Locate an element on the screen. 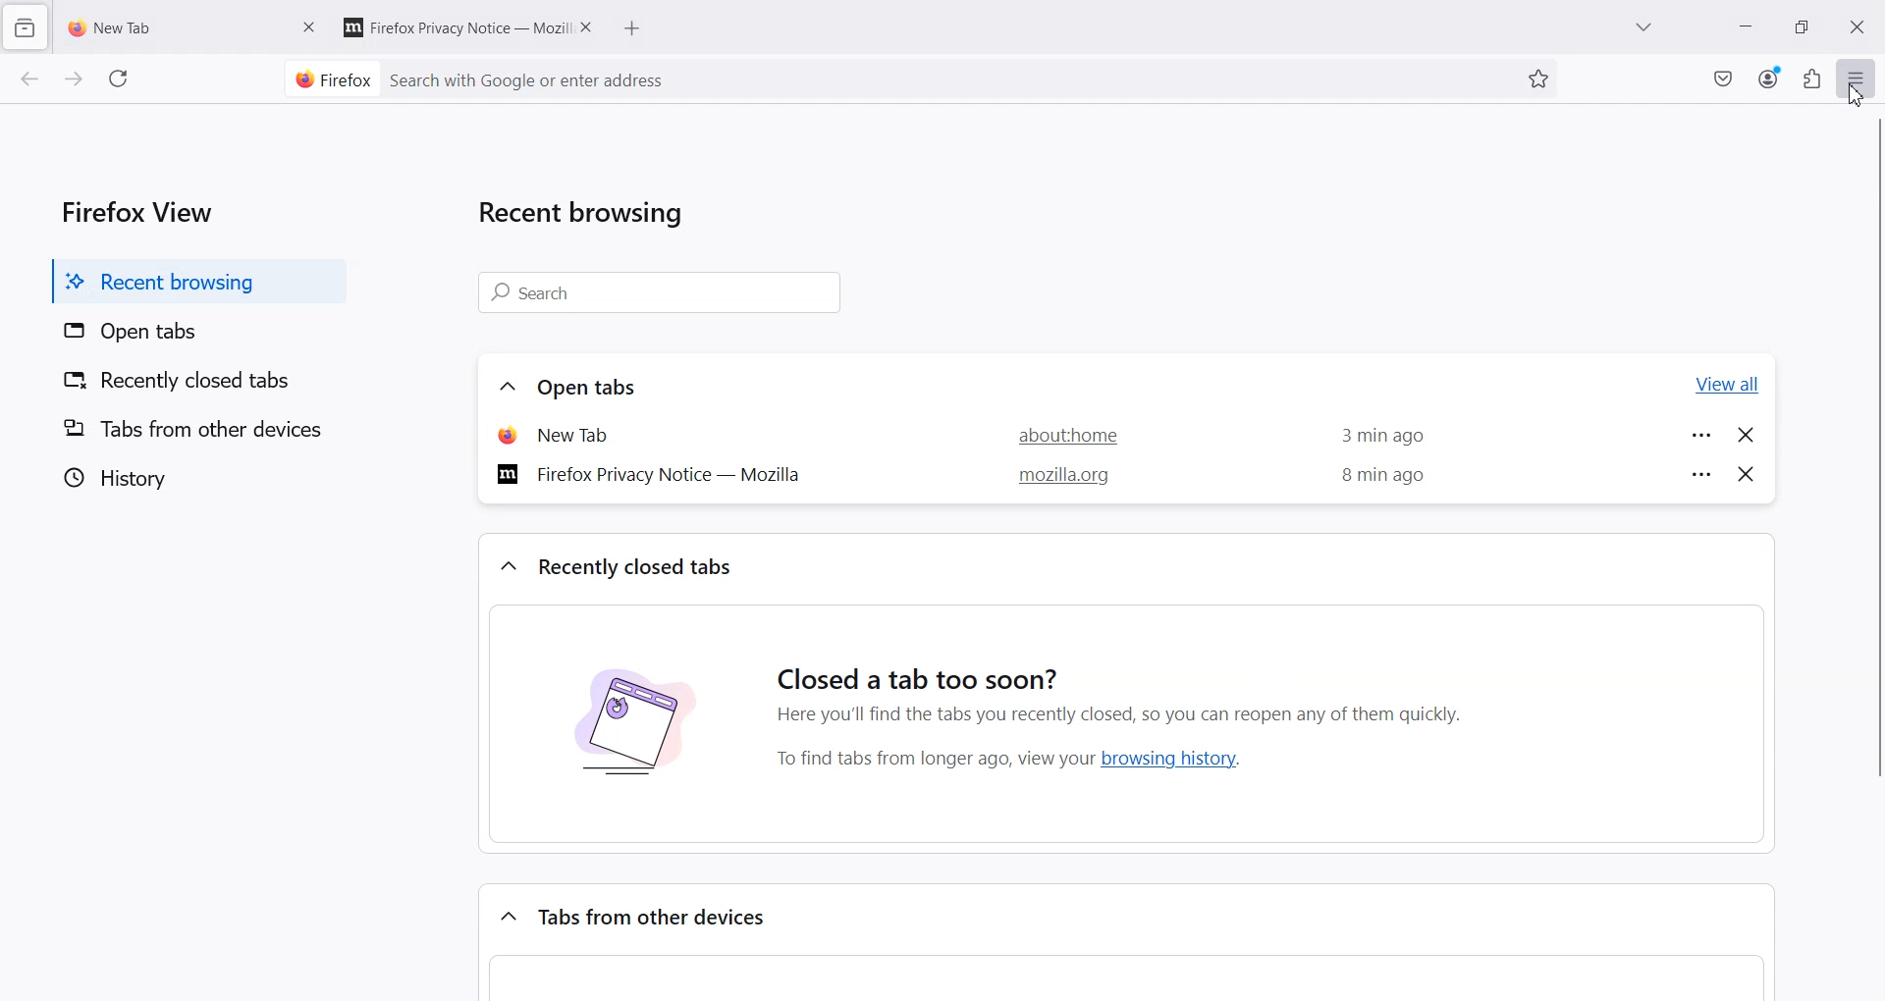  Back is located at coordinates (30, 80).